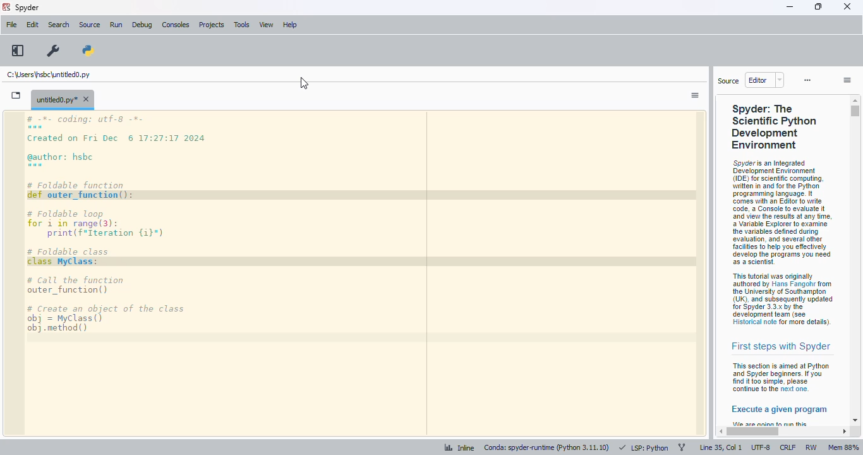  What do you see at coordinates (807, 80) in the screenshot?
I see `more` at bounding box center [807, 80].